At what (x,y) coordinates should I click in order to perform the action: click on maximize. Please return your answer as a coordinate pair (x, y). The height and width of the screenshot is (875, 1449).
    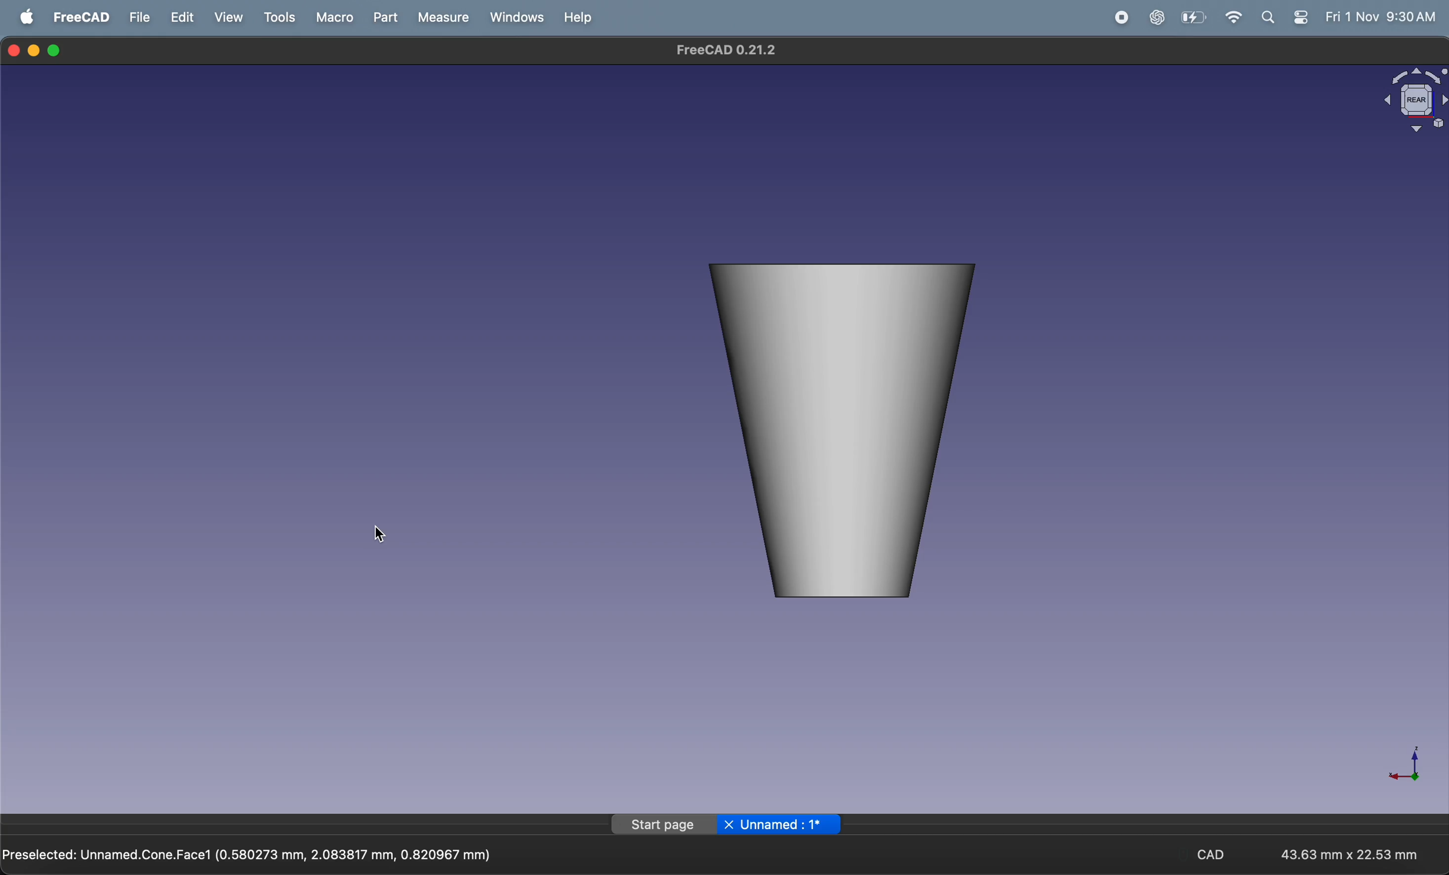
    Looking at the image, I should click on (56, 51).